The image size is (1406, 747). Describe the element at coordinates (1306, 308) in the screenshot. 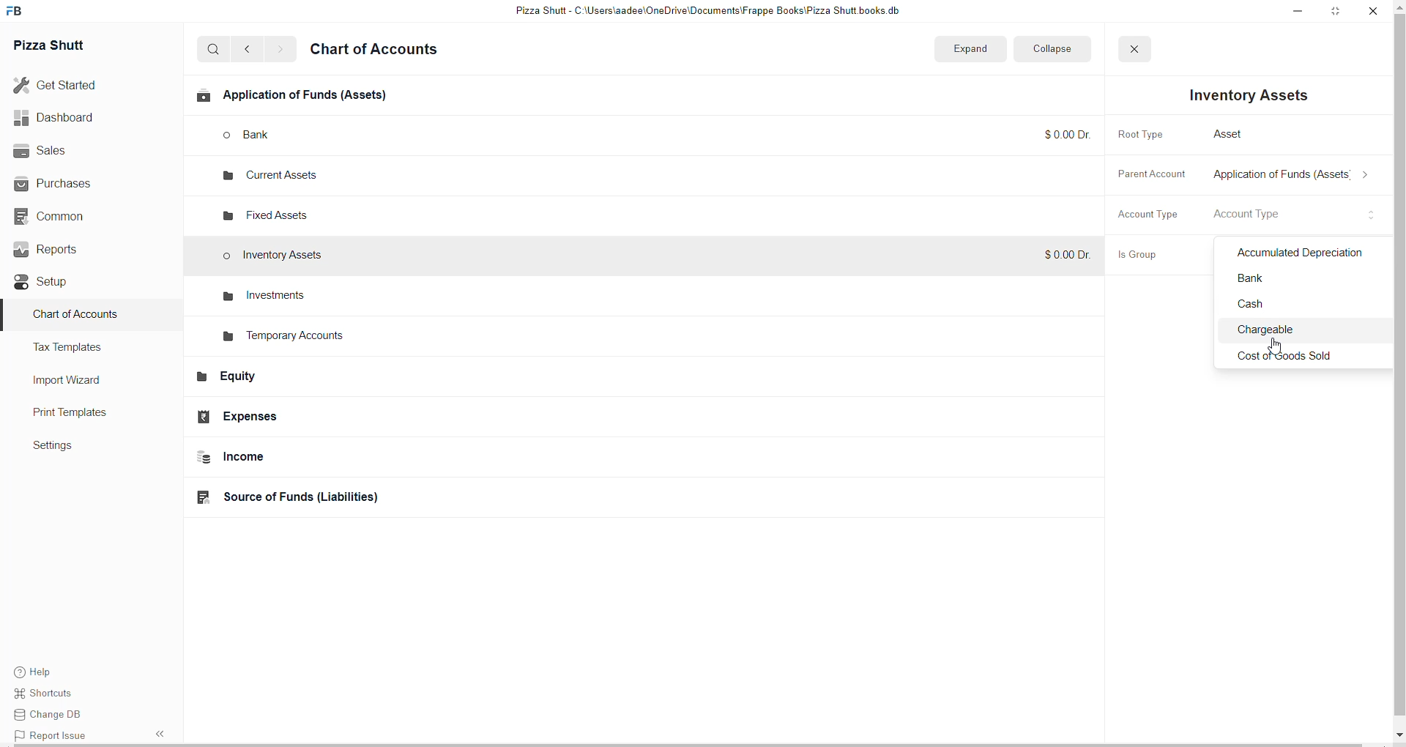

I see `cash` at that location.